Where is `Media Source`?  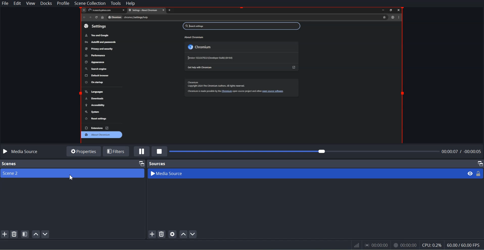
Media Source is located at coordinates (305, 173).